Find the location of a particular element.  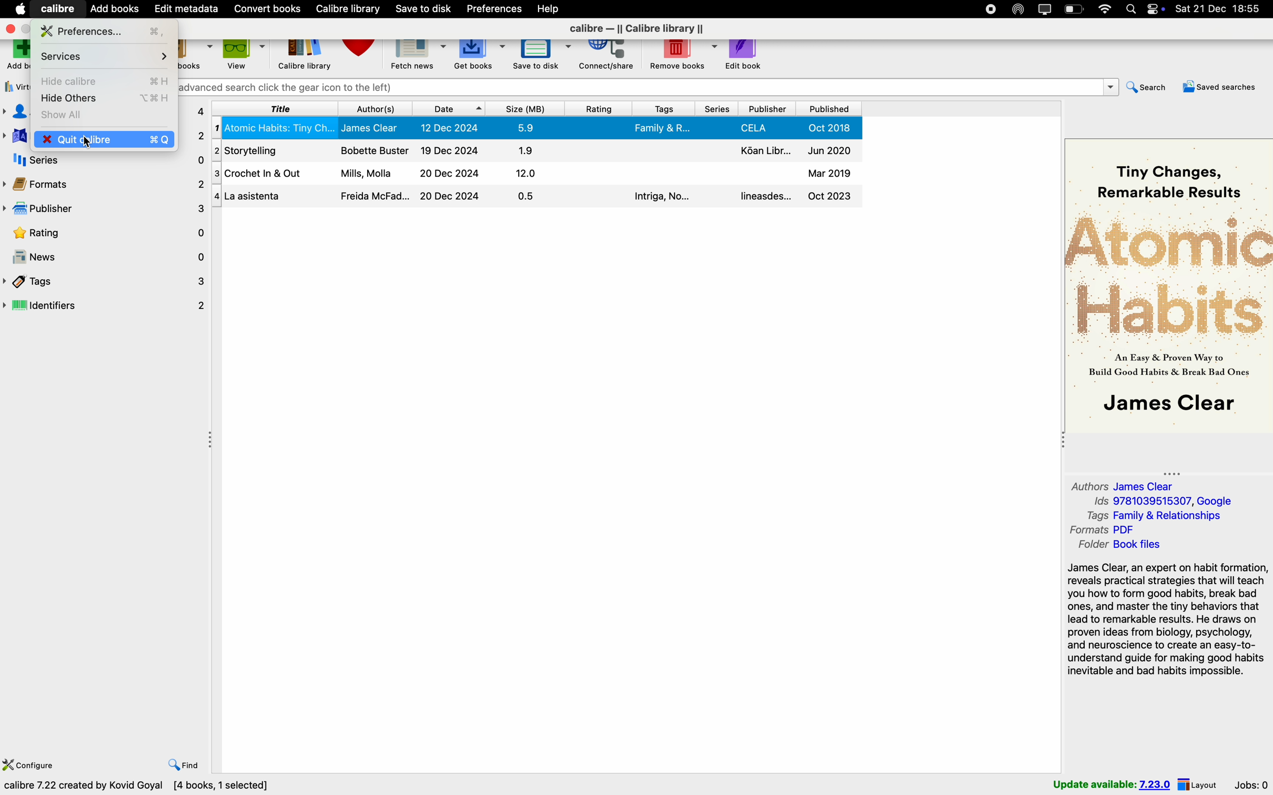

spotlight search is located at coordinates (1133, 8).